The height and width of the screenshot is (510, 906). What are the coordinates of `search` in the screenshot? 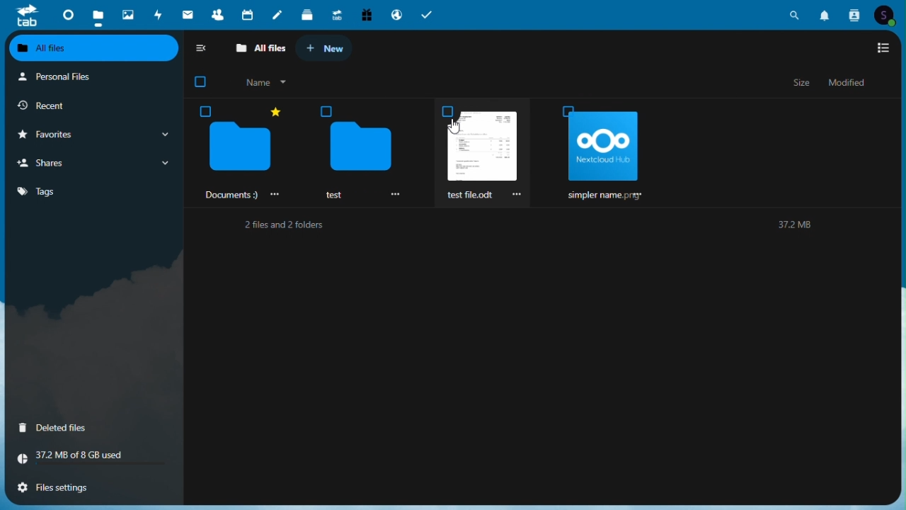 It's located at (796, 13).